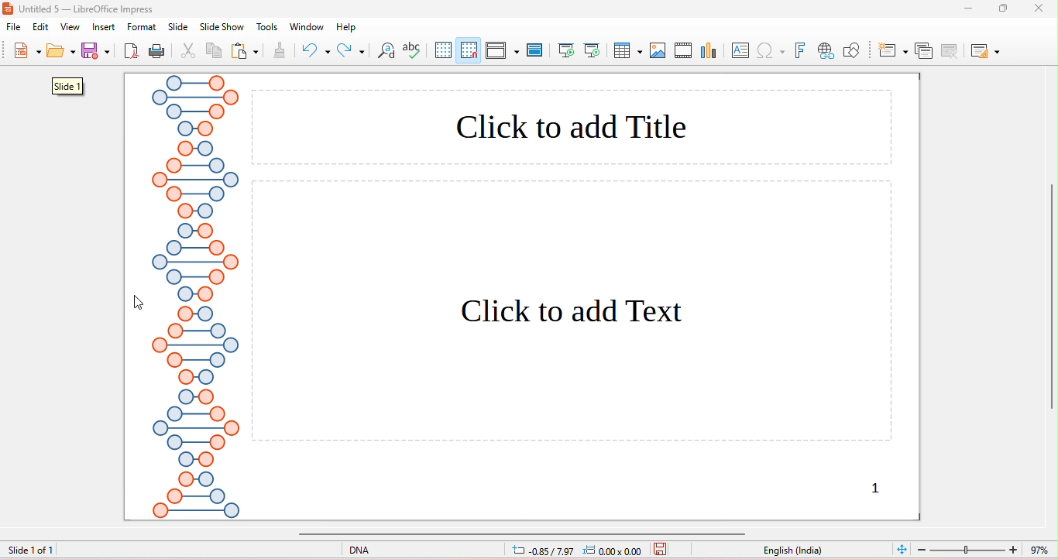 This screenshot has width=1058, height=559. Describe the element at coordinates (386, 53) in the screenshot. I see `find and replace` at that location.